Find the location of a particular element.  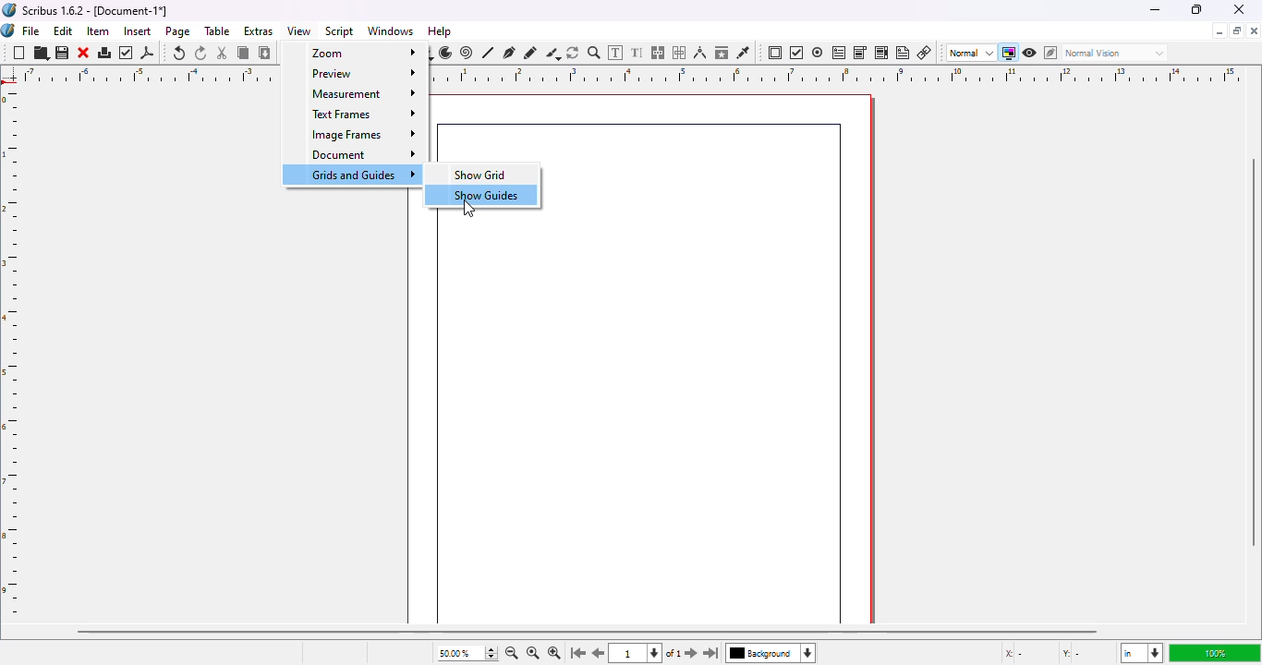

windows is located at coordinates (391, 31).